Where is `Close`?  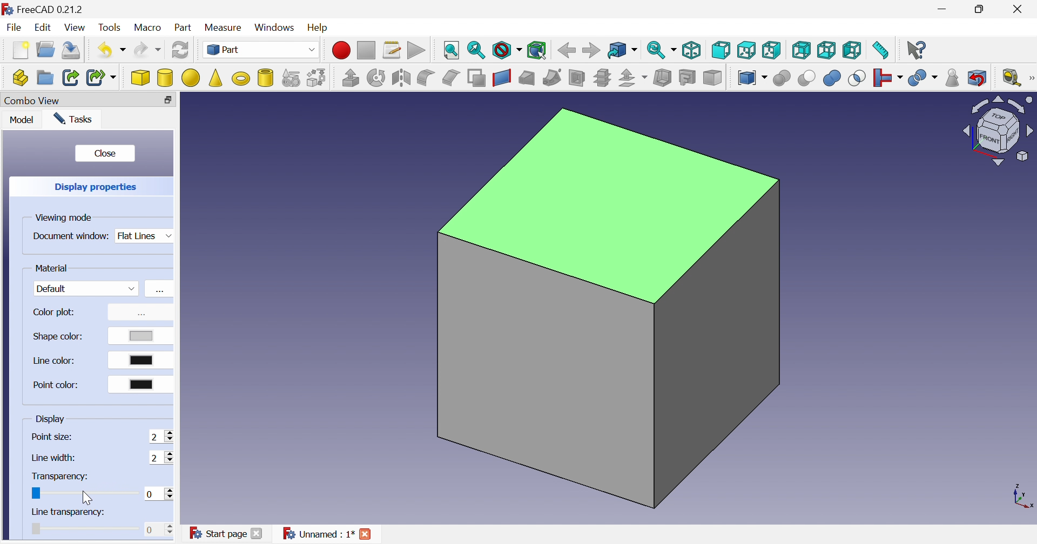 Close is located at coordinates (169, 100).